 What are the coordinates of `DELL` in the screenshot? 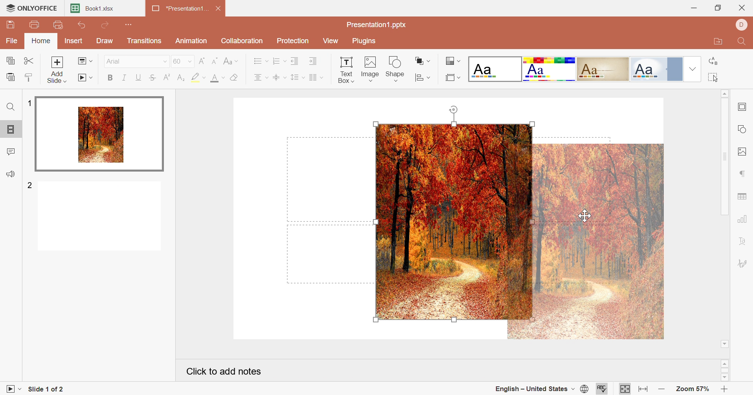 It's located at (742, 25).